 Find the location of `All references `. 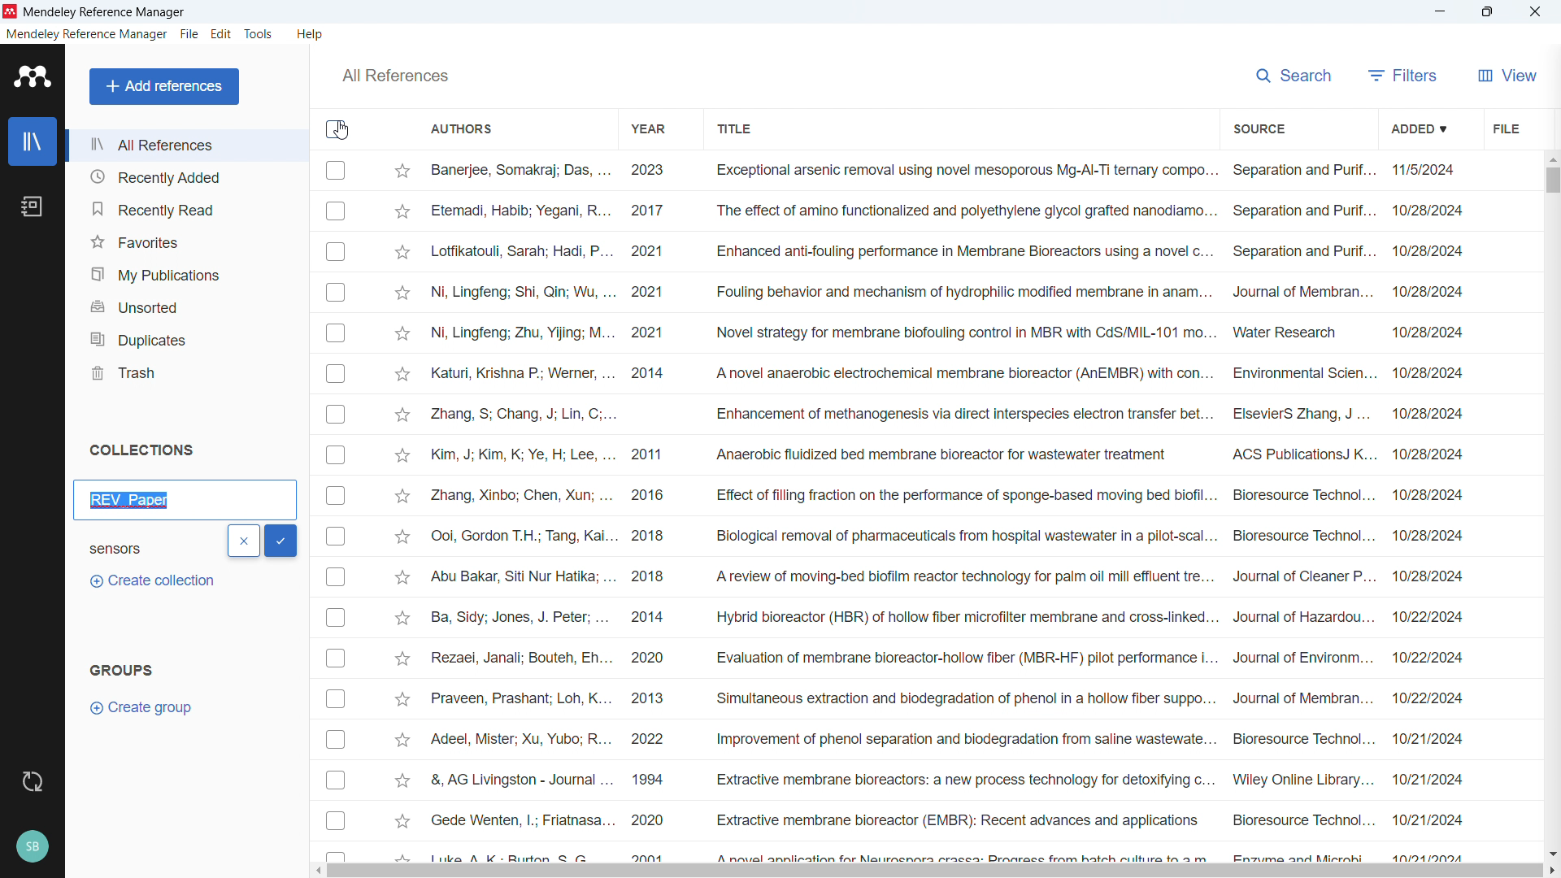

All references  is located at coordinates (187, 146).